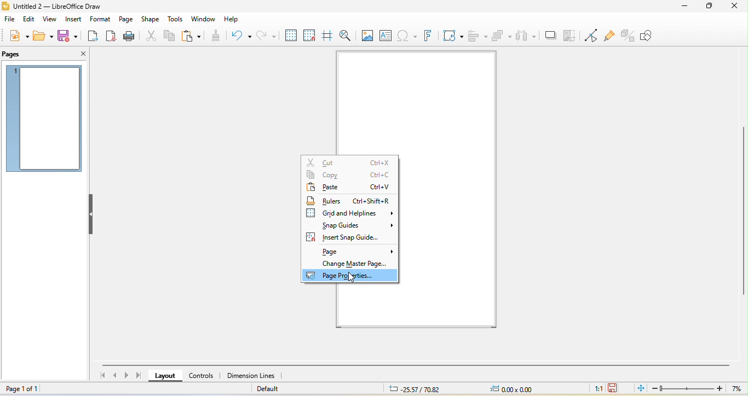  Describe the element at coordinates (353, 278) in the screenshot. I see `cursor` at that location.